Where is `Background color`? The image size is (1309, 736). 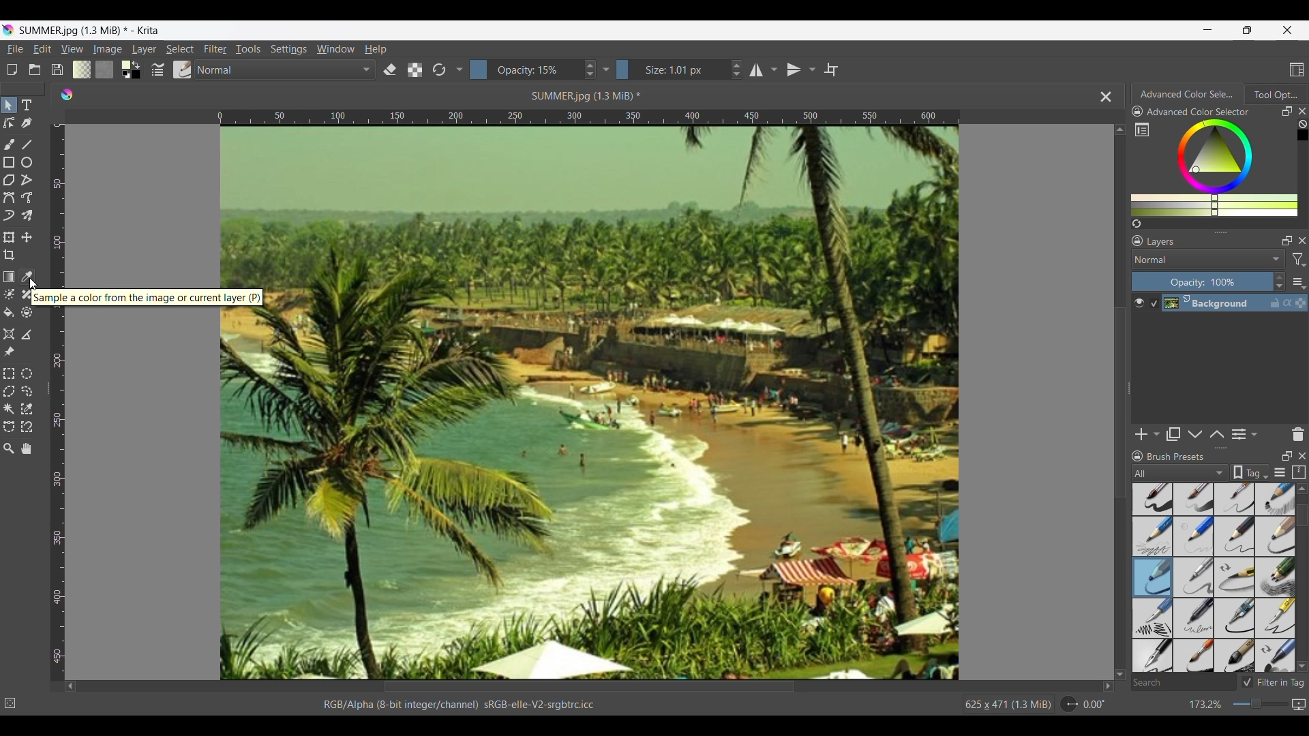
Background color is located at coordinates (138, 76).